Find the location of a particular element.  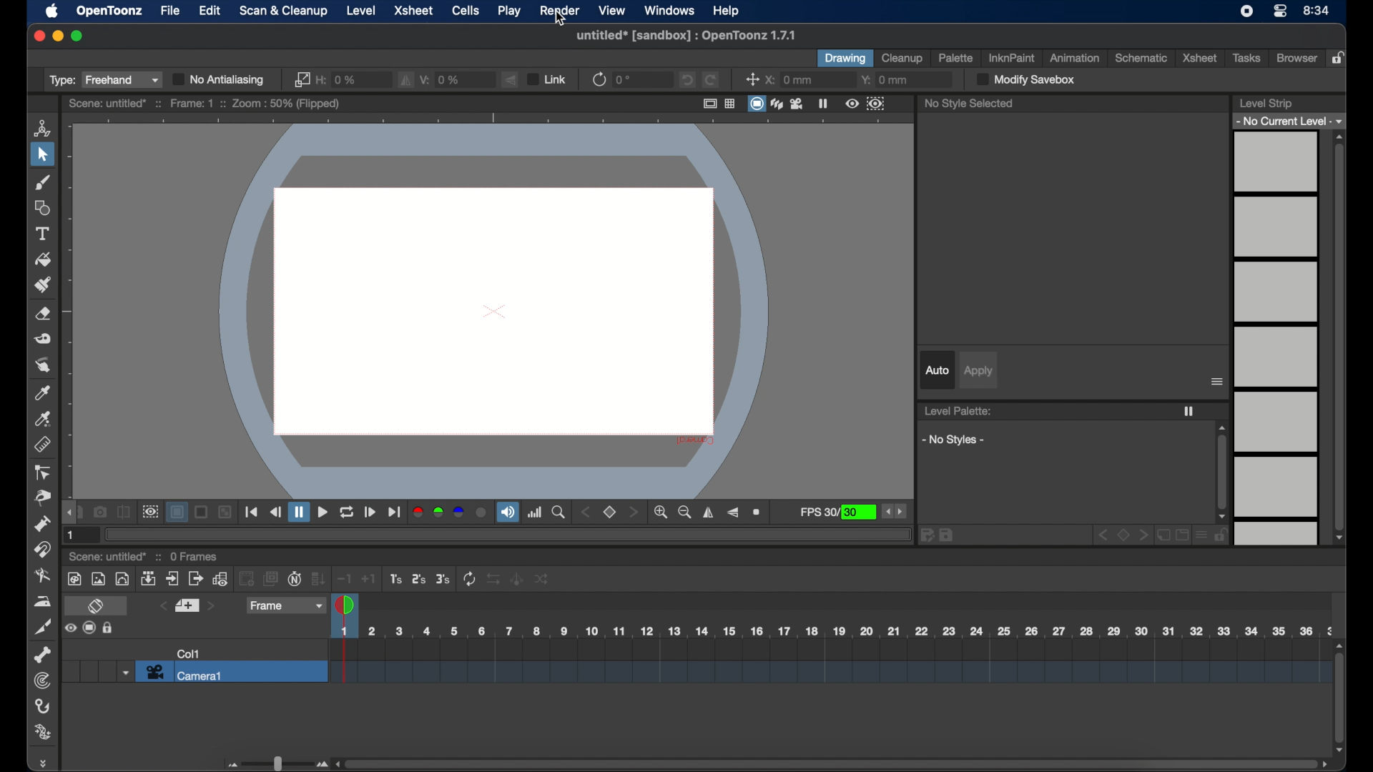

toggle xsheet is located at coordinates (98, 607).